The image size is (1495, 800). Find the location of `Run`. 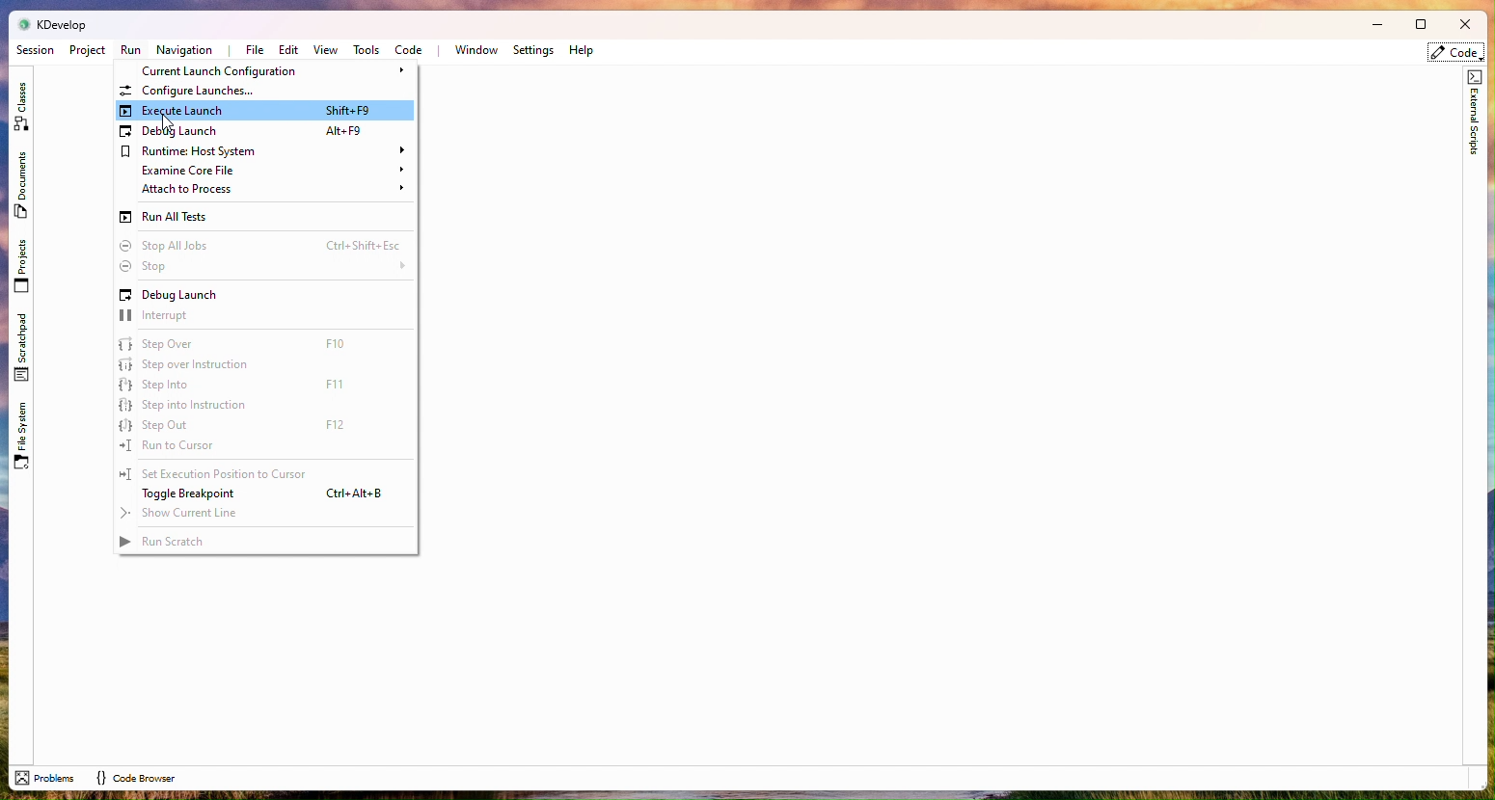

Run is located at coordinates (131, 50).